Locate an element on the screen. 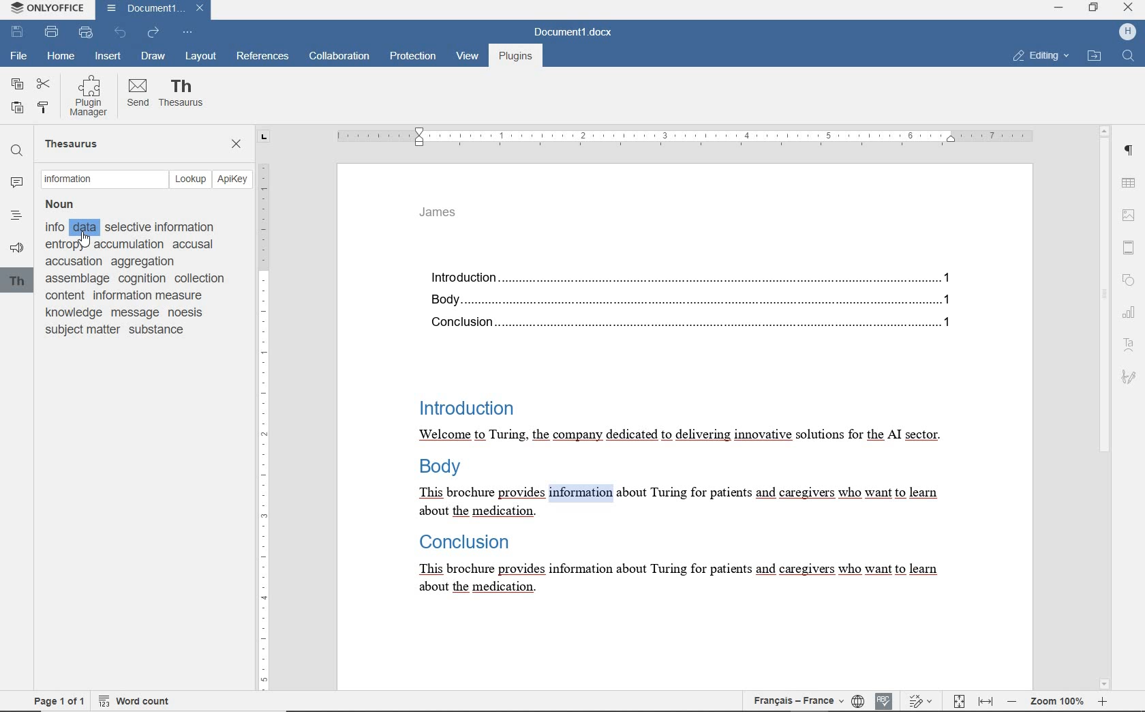 The image size is (1145, 712). REFERENCES is located at coordinates (264, 57).